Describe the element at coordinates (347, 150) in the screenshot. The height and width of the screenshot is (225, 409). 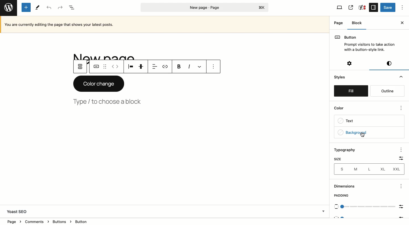
I see `Typography` at that location.